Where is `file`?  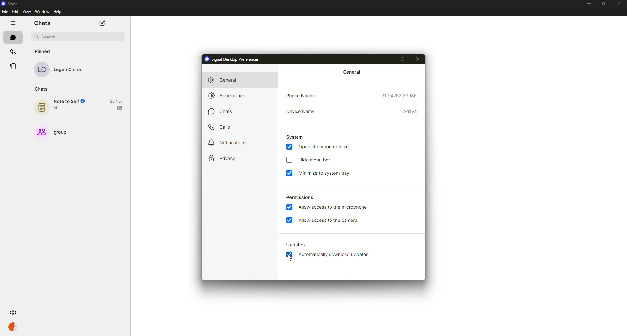
file is located at coordinates (5, 12).